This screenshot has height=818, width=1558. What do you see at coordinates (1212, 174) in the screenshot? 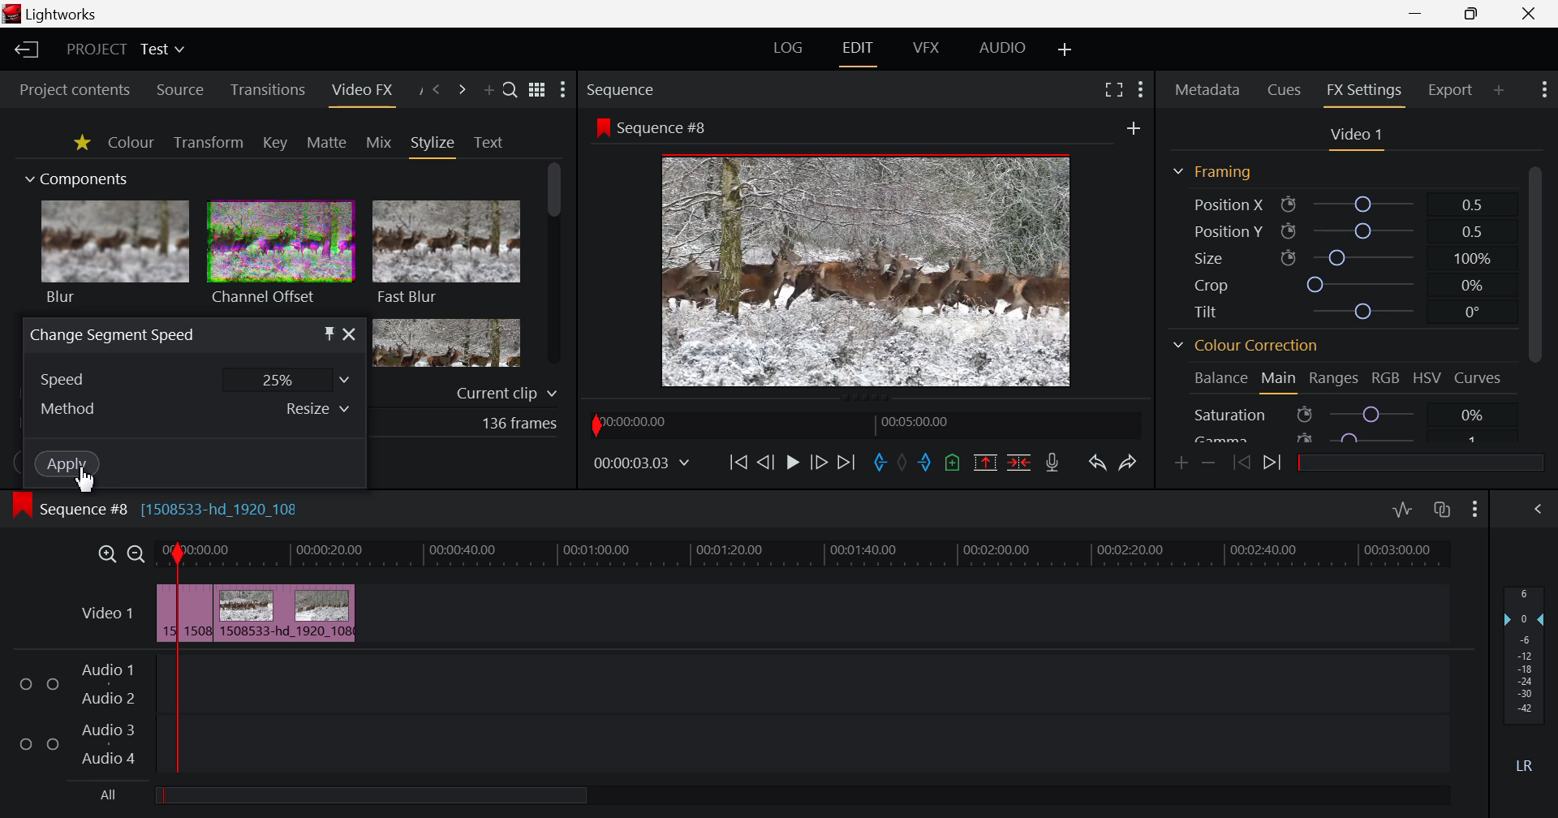
I see `Framing Section` at bounding box center [1212, 174].